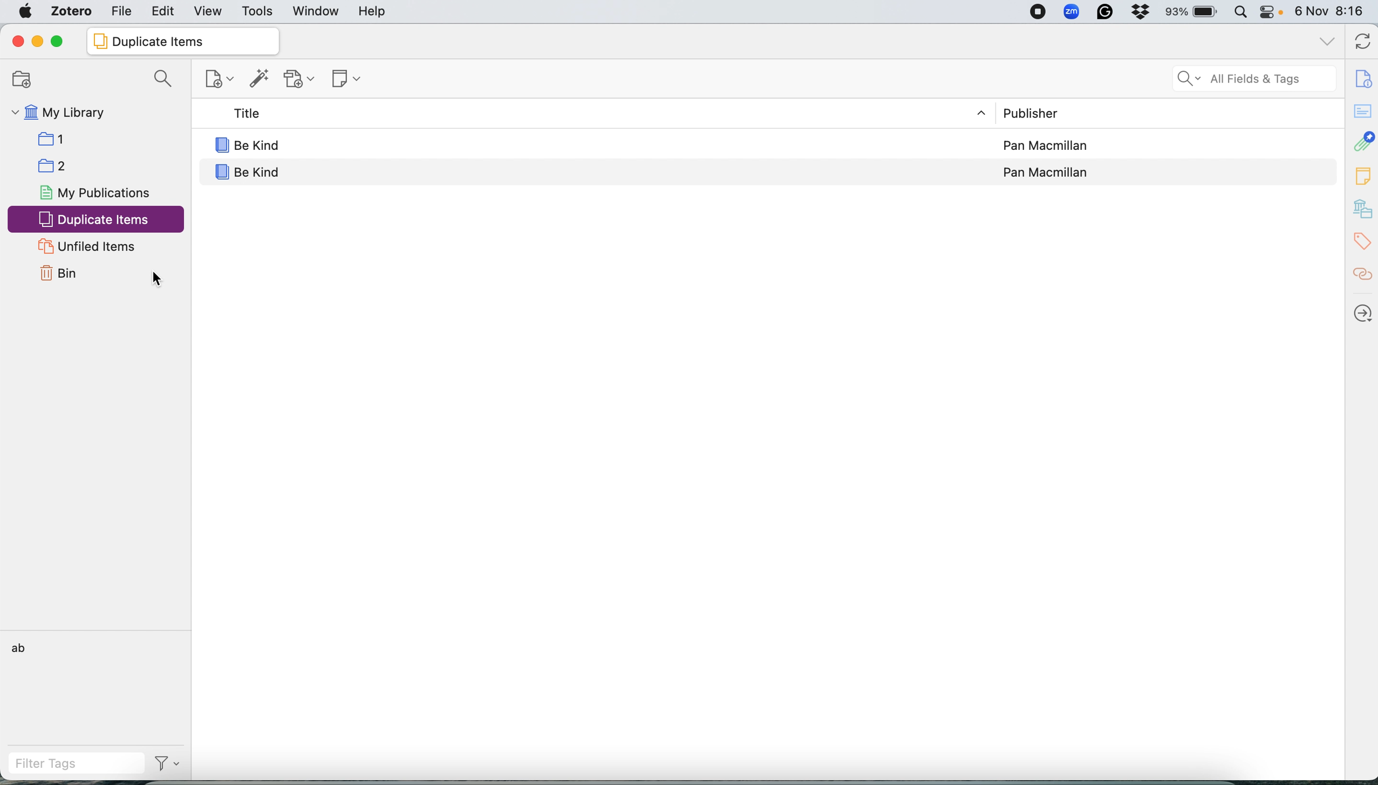  I want to click on collapse all tabs, so click(1325, 40).